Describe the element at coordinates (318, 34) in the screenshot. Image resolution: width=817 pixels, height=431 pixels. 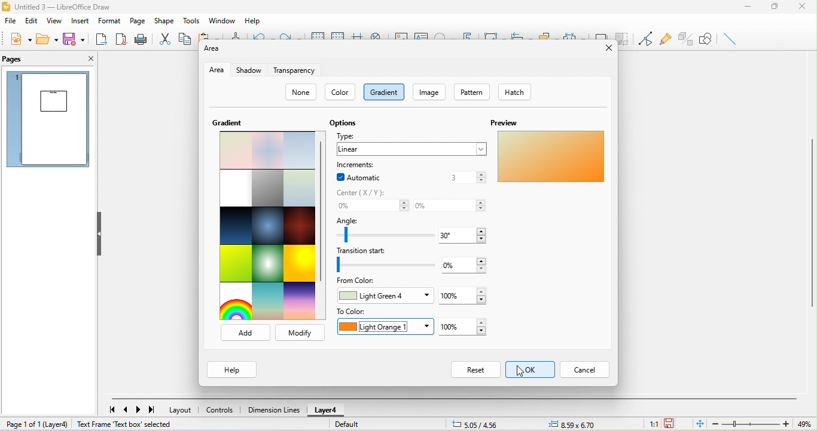
I see `display to grids` at that location.